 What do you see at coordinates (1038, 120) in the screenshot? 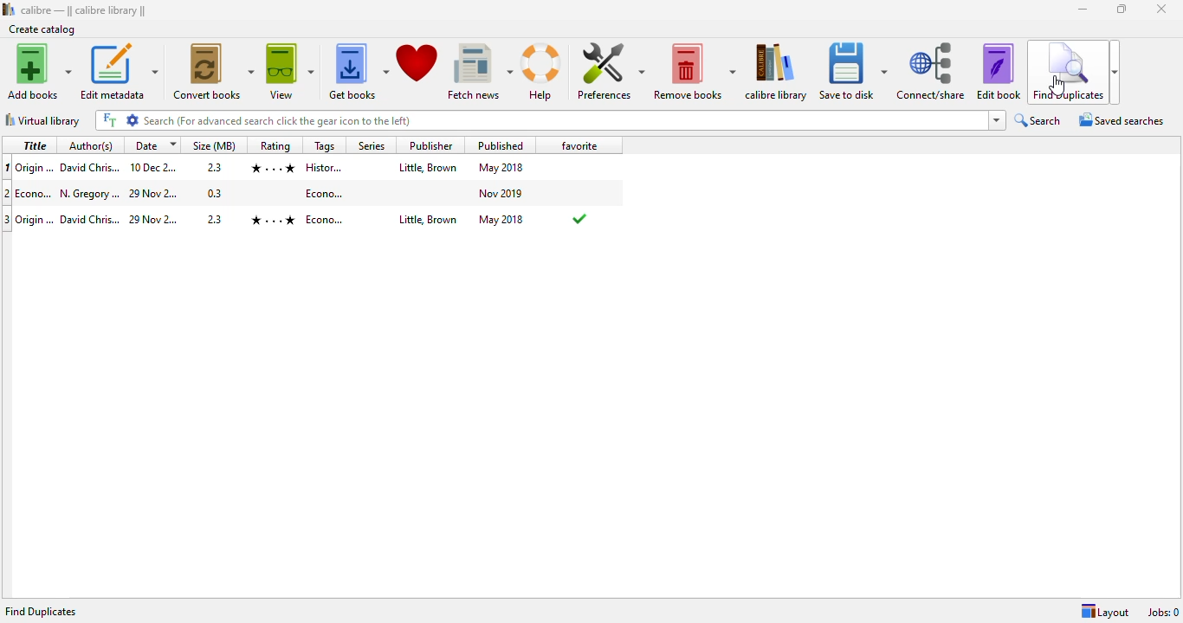
I see `search` at bounding box center [1038, 120].